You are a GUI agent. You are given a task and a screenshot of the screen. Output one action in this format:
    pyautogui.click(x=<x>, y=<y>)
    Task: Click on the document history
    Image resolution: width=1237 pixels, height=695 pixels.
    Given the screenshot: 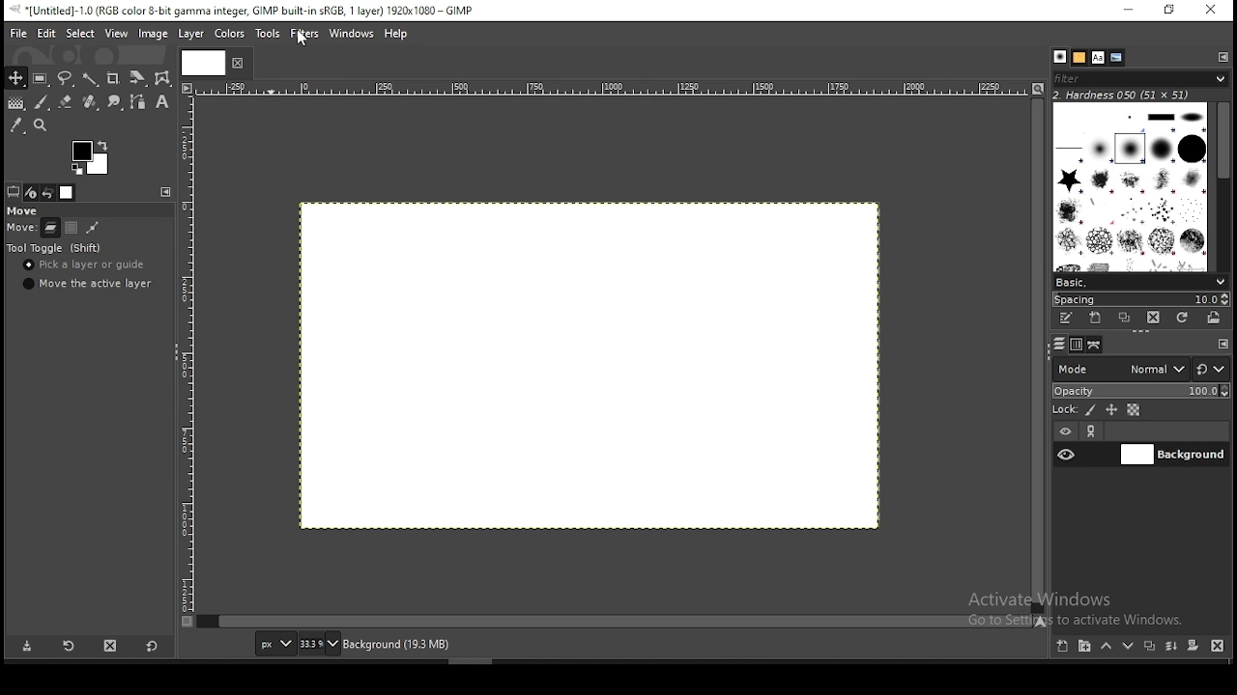 What is the action you would take?
    pyautogui.click(x=1116, y=58)
    